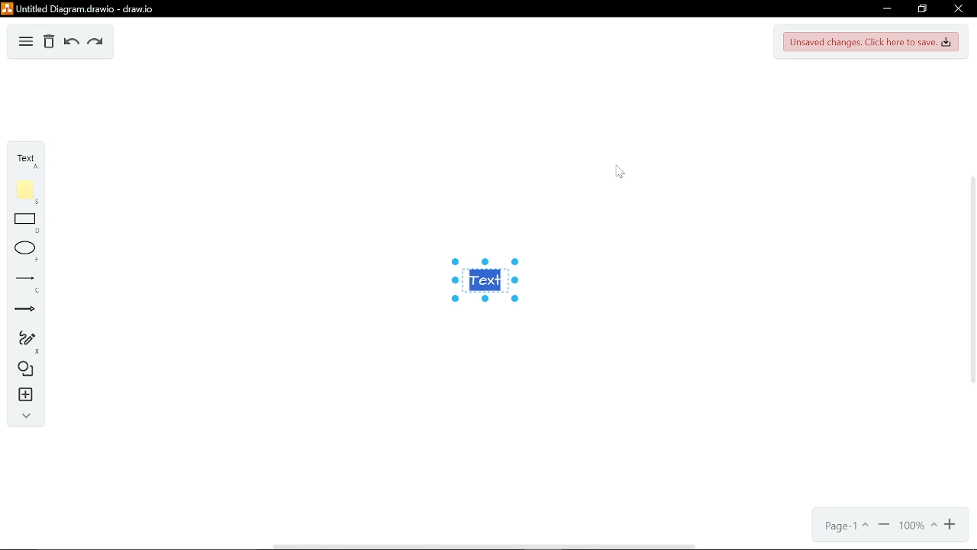 This screenshot has height=550, width=977. Describe the element at coordinates (873, 41) in the screenshot. I see `Unsaved changes. Click here to save` at that location.